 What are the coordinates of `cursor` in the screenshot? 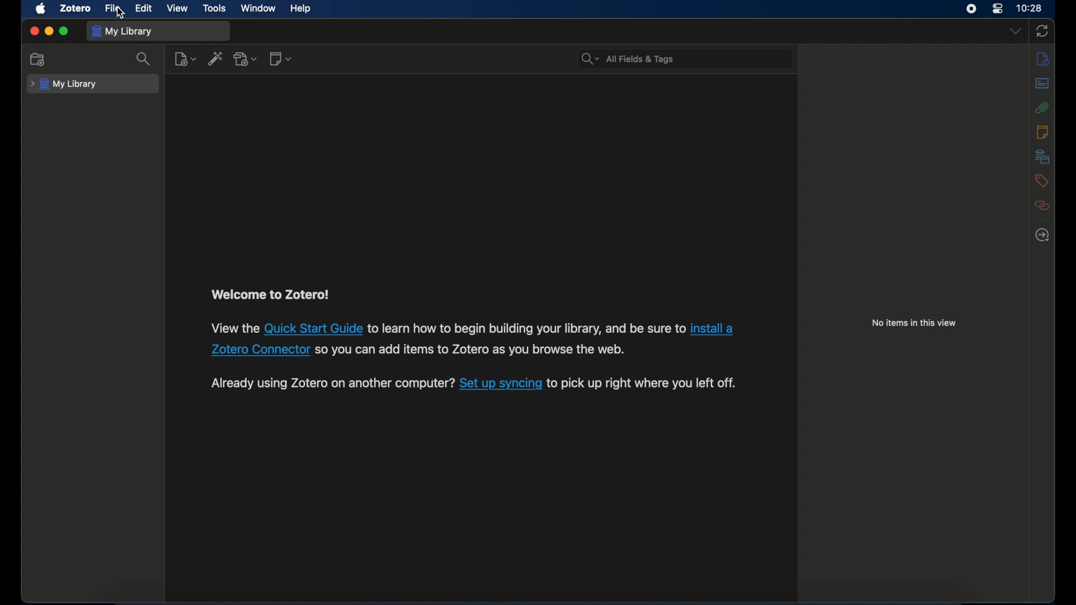 It's located at (121, 14).